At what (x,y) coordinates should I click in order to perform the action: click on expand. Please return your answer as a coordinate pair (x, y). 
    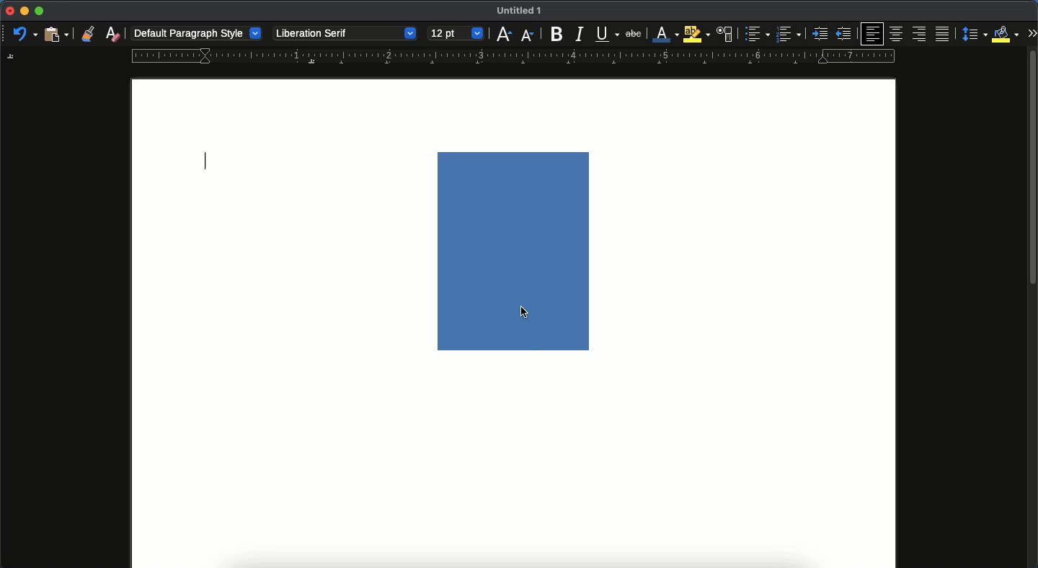
    Looking at the image, I should click on (1032, 32).